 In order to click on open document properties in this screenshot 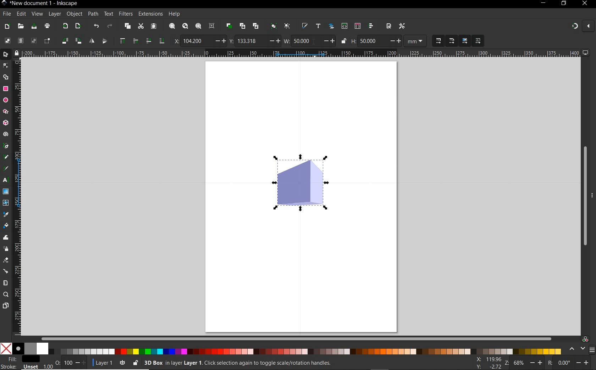, I will do `click(388, 27)`.